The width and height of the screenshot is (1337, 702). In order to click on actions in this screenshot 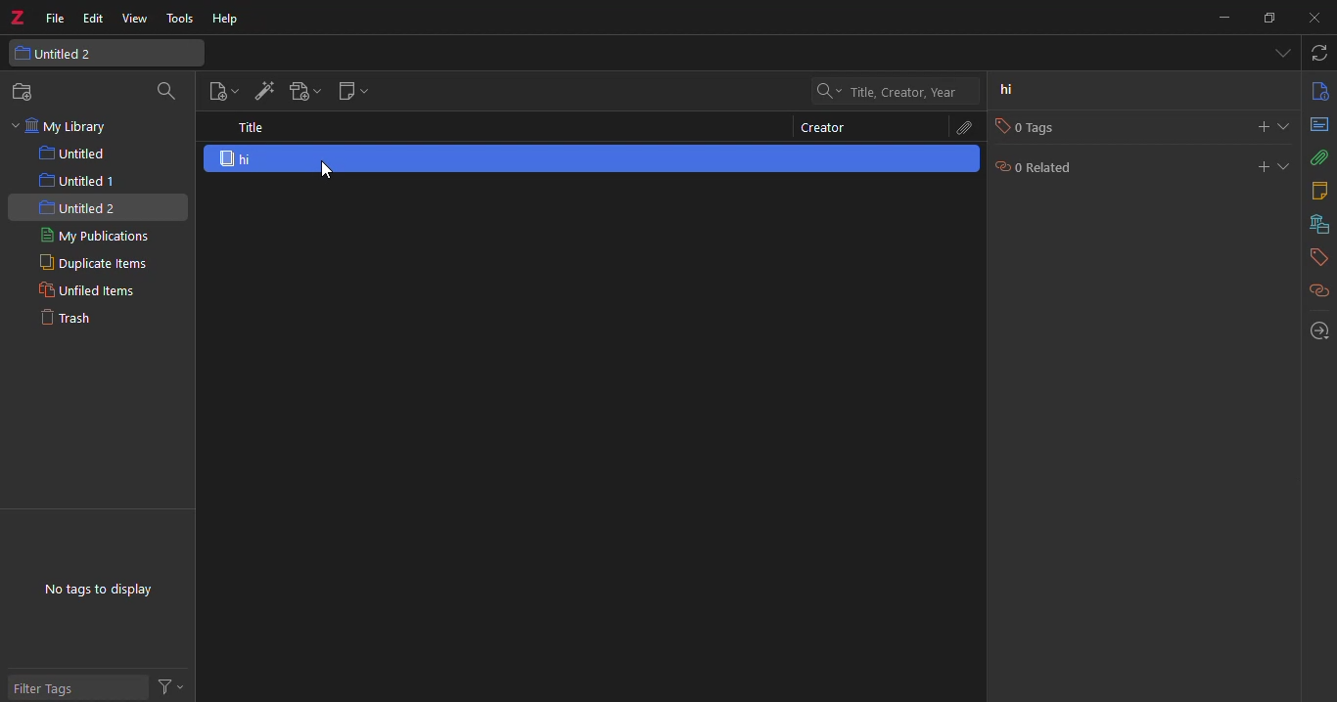, I will do `click(175, 685)`.